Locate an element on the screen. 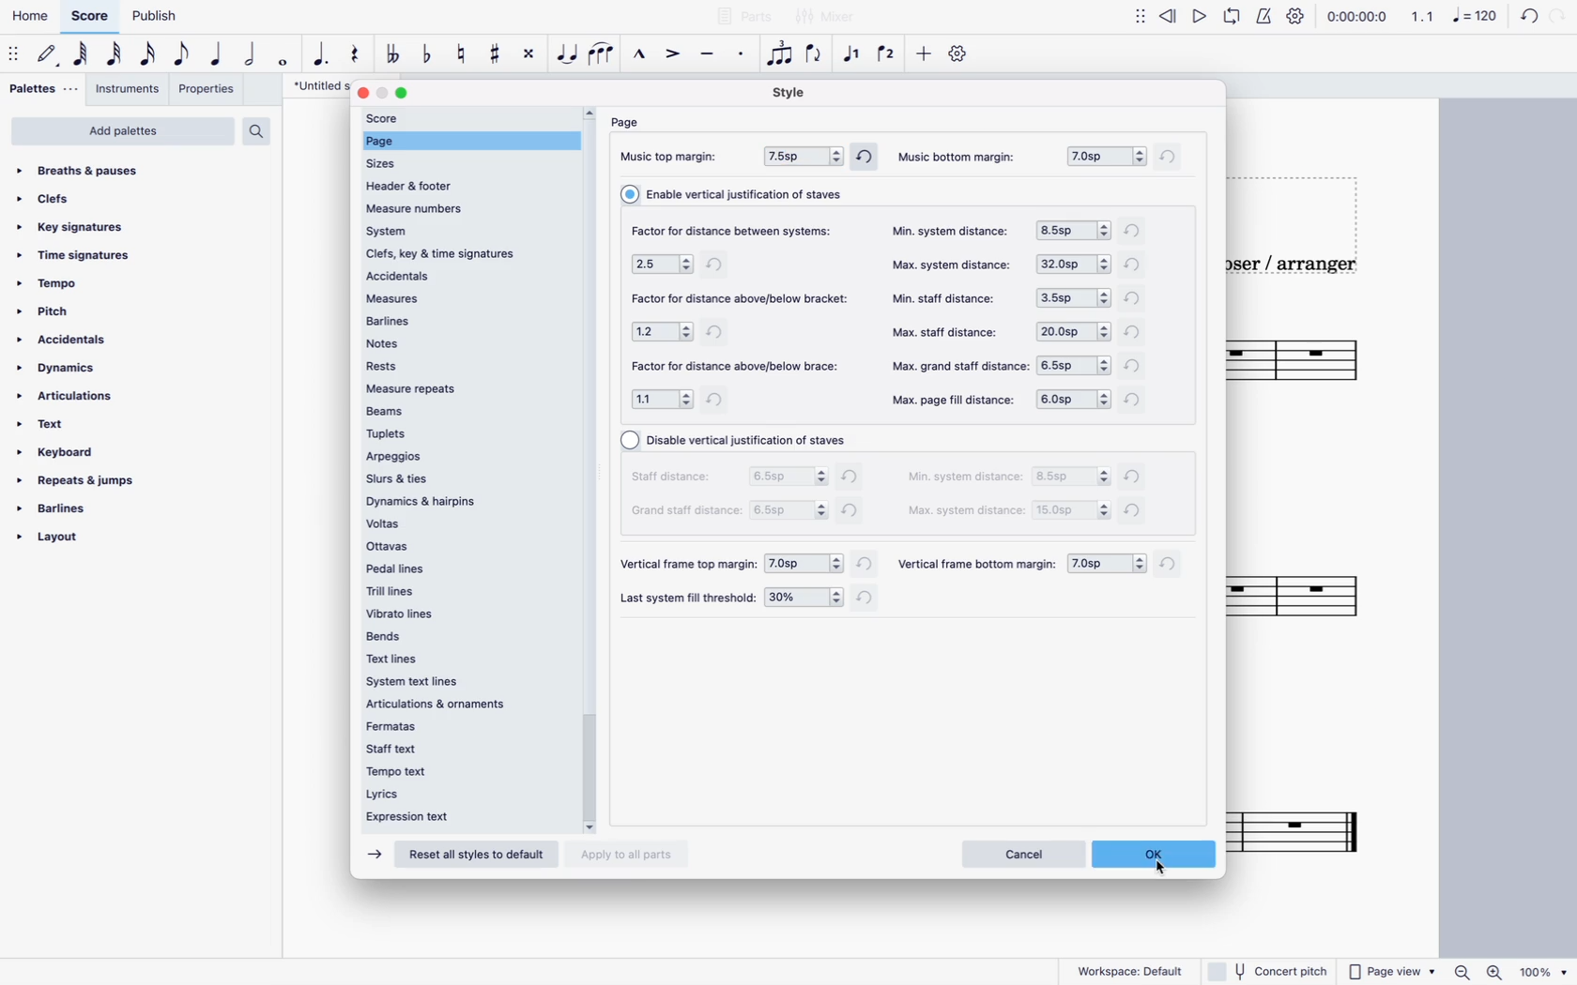  show/hide is located at coordinates (1139, 22).